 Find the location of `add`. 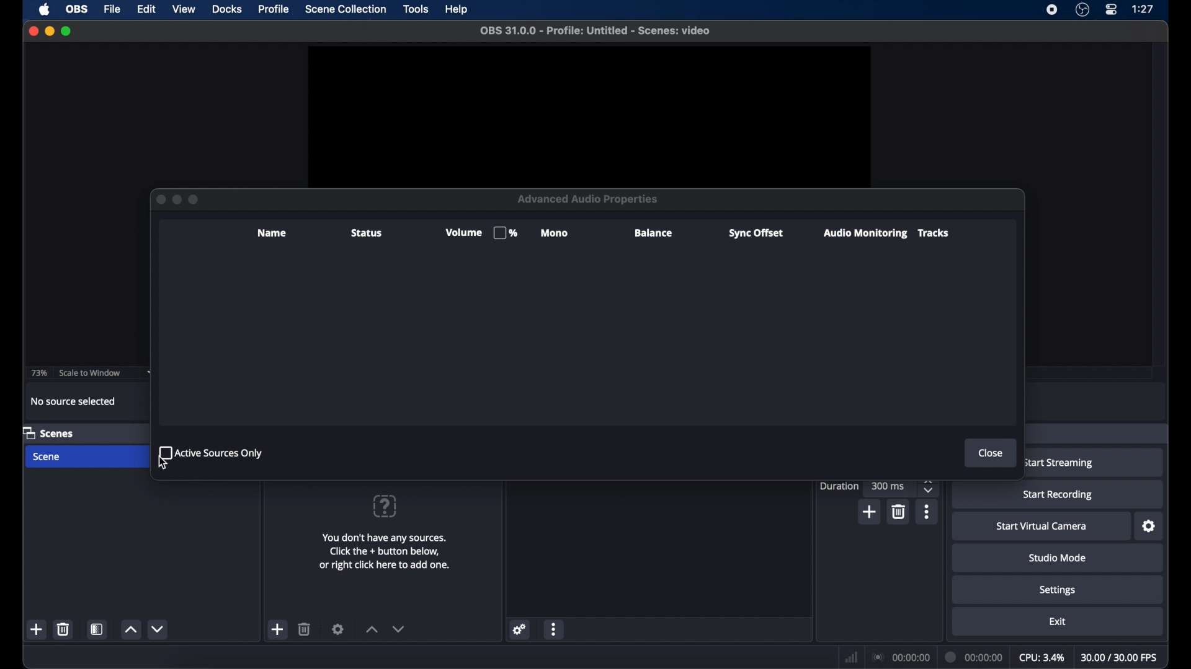

add is located at coordinates (37, 629).